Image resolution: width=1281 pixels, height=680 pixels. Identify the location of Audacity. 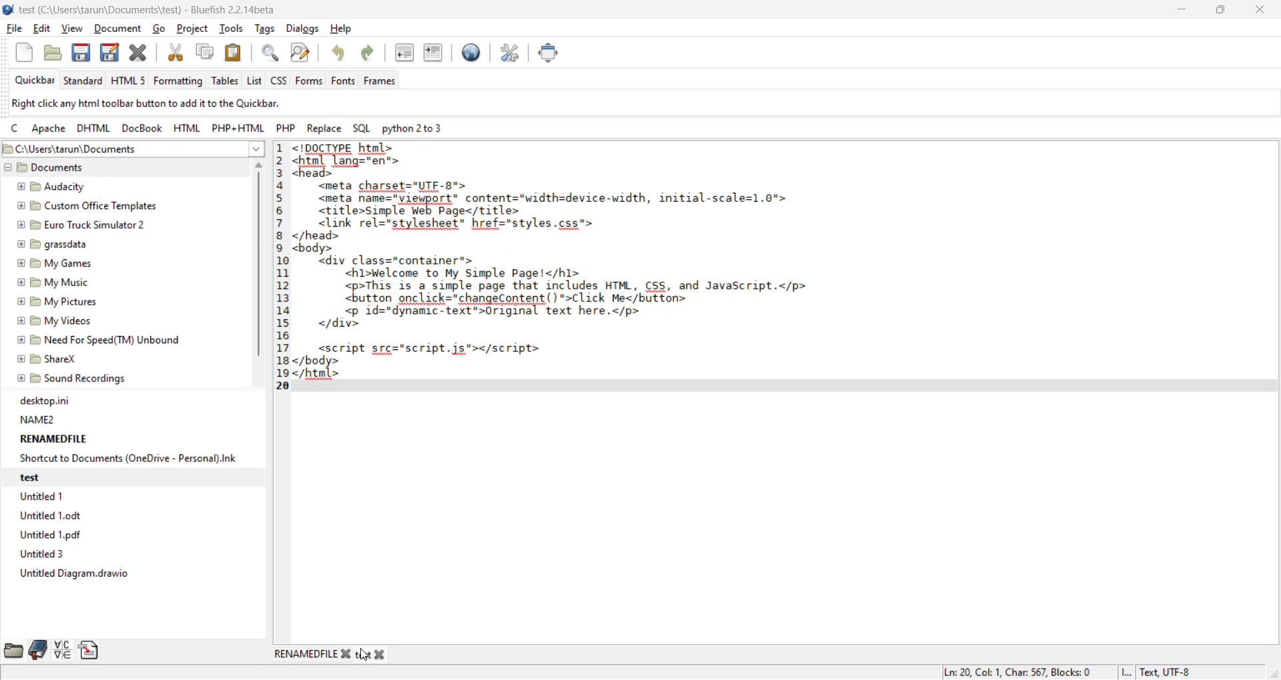
(50, 184).